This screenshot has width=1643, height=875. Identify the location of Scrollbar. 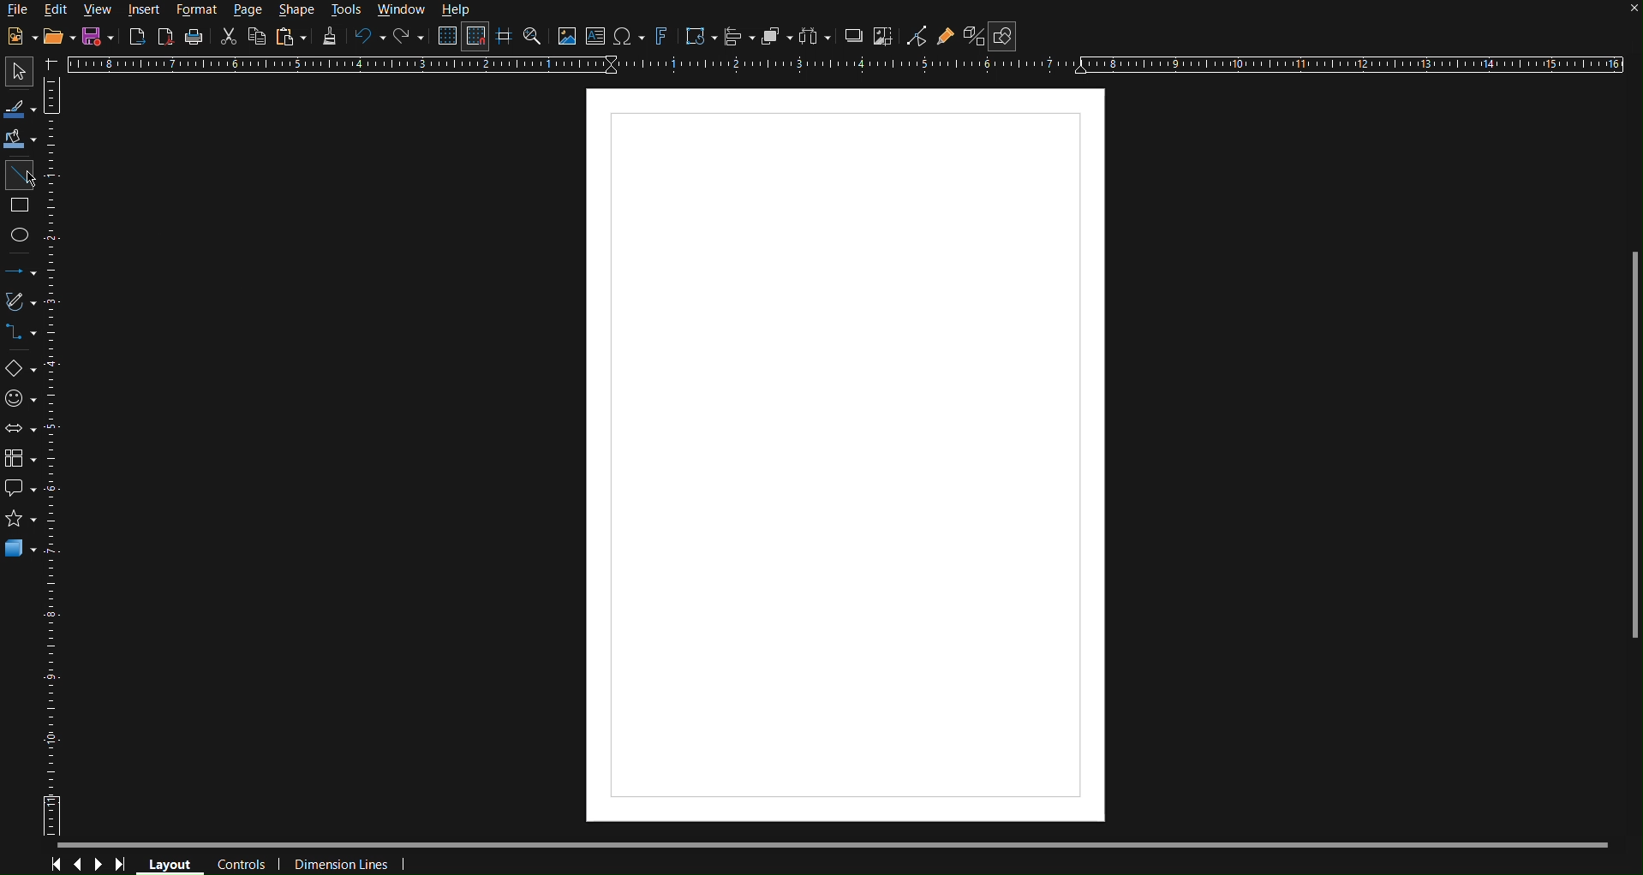
(1632, 446).